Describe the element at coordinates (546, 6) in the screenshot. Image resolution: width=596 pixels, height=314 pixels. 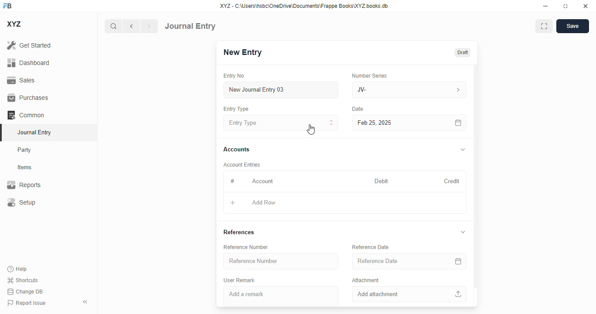
I see `minimize` at that location.